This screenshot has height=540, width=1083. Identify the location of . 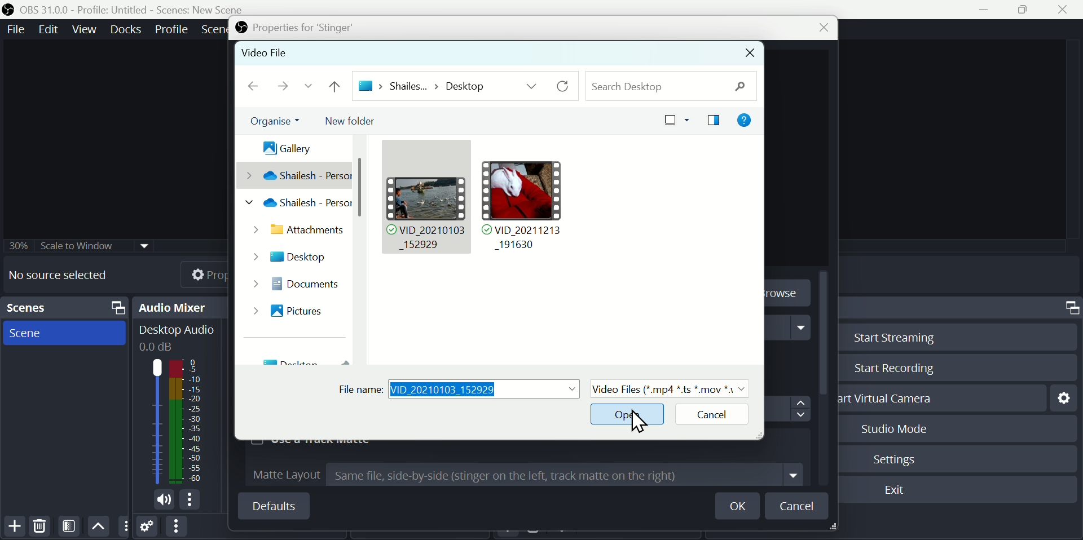
(51, 29).